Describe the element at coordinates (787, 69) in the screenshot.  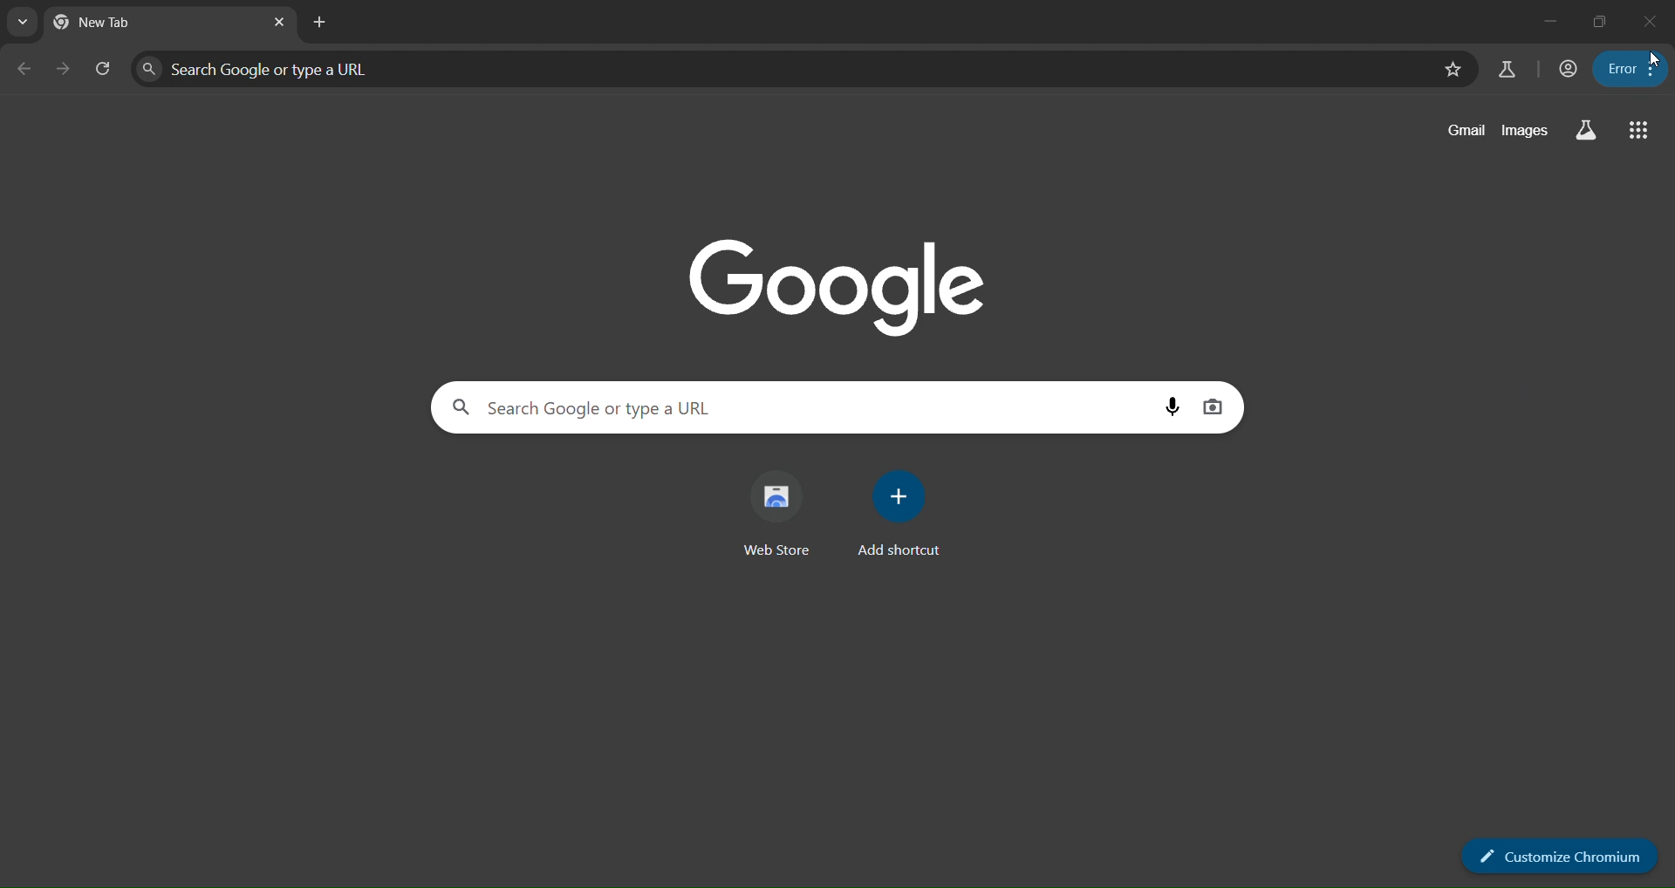
I see `search panel` at that location.